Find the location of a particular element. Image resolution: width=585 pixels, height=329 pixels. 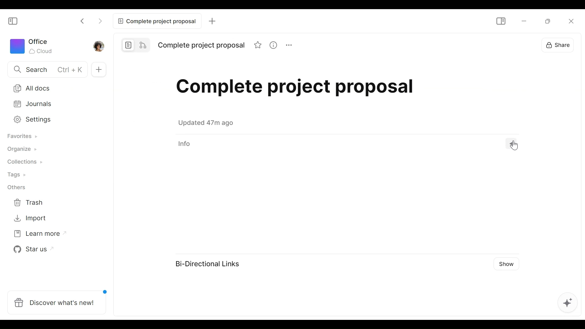

View Information is located at coordinates (273, 45).